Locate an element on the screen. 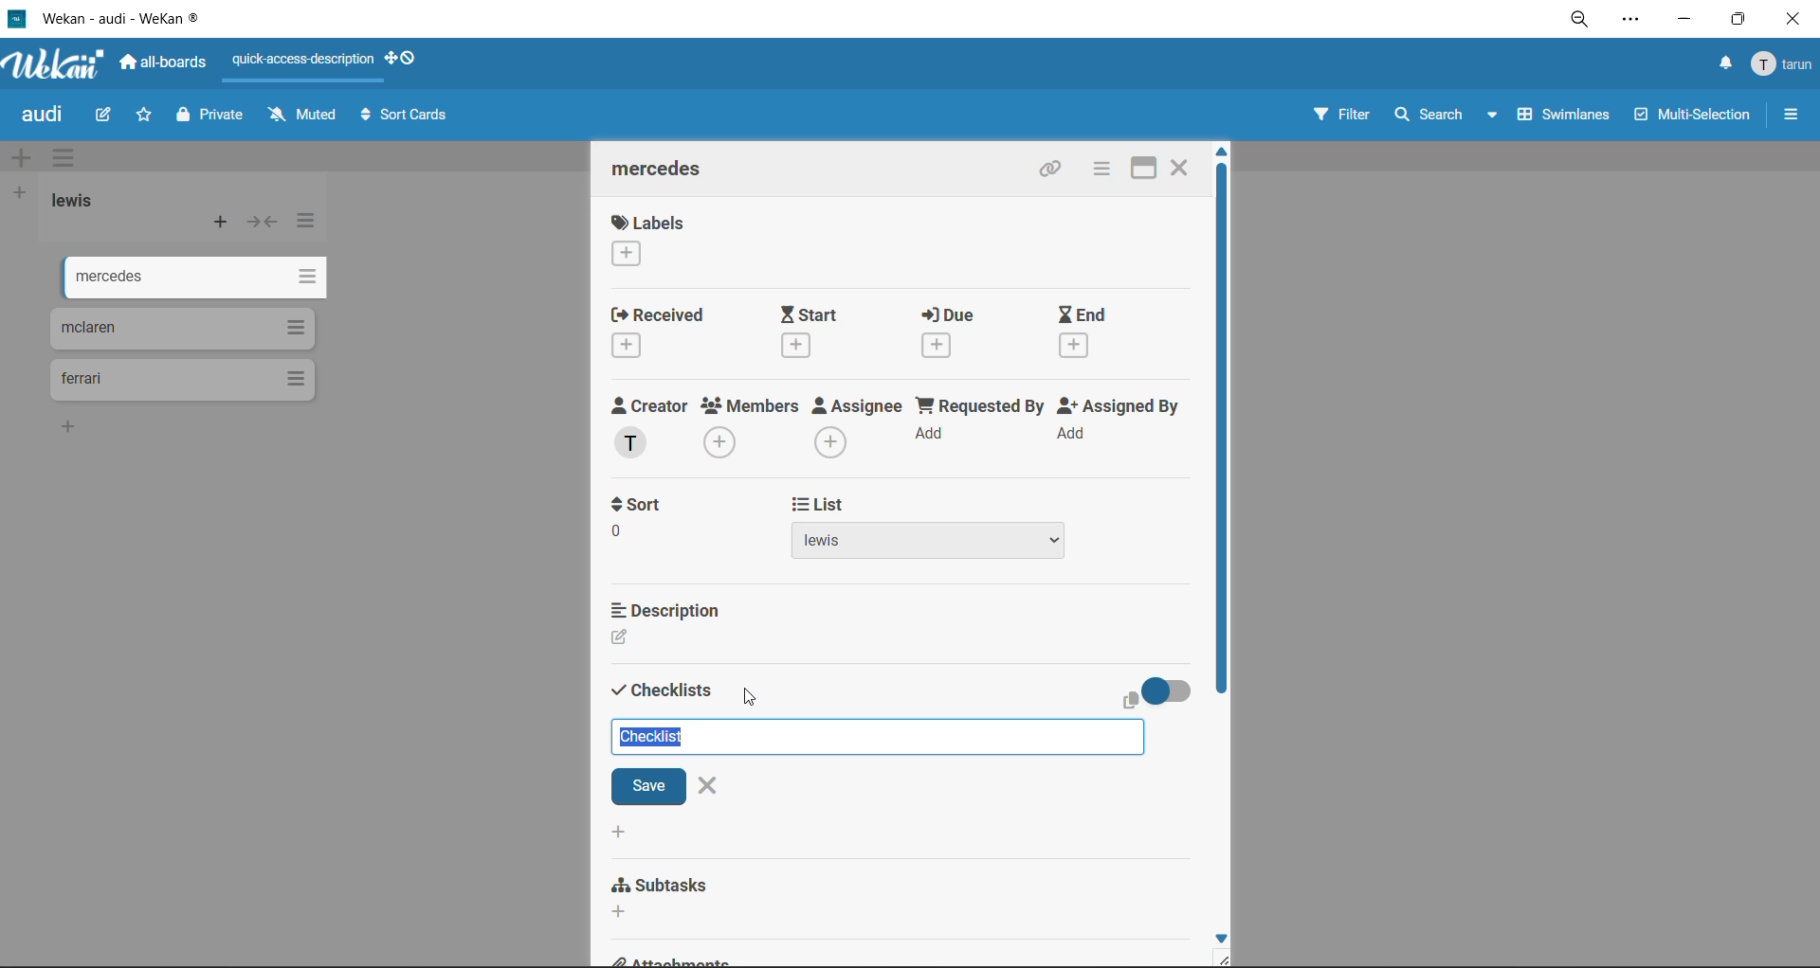 Image resolution: width=1820 pixels, height=968 pixels. copy is located at coordinates (1053, 172).